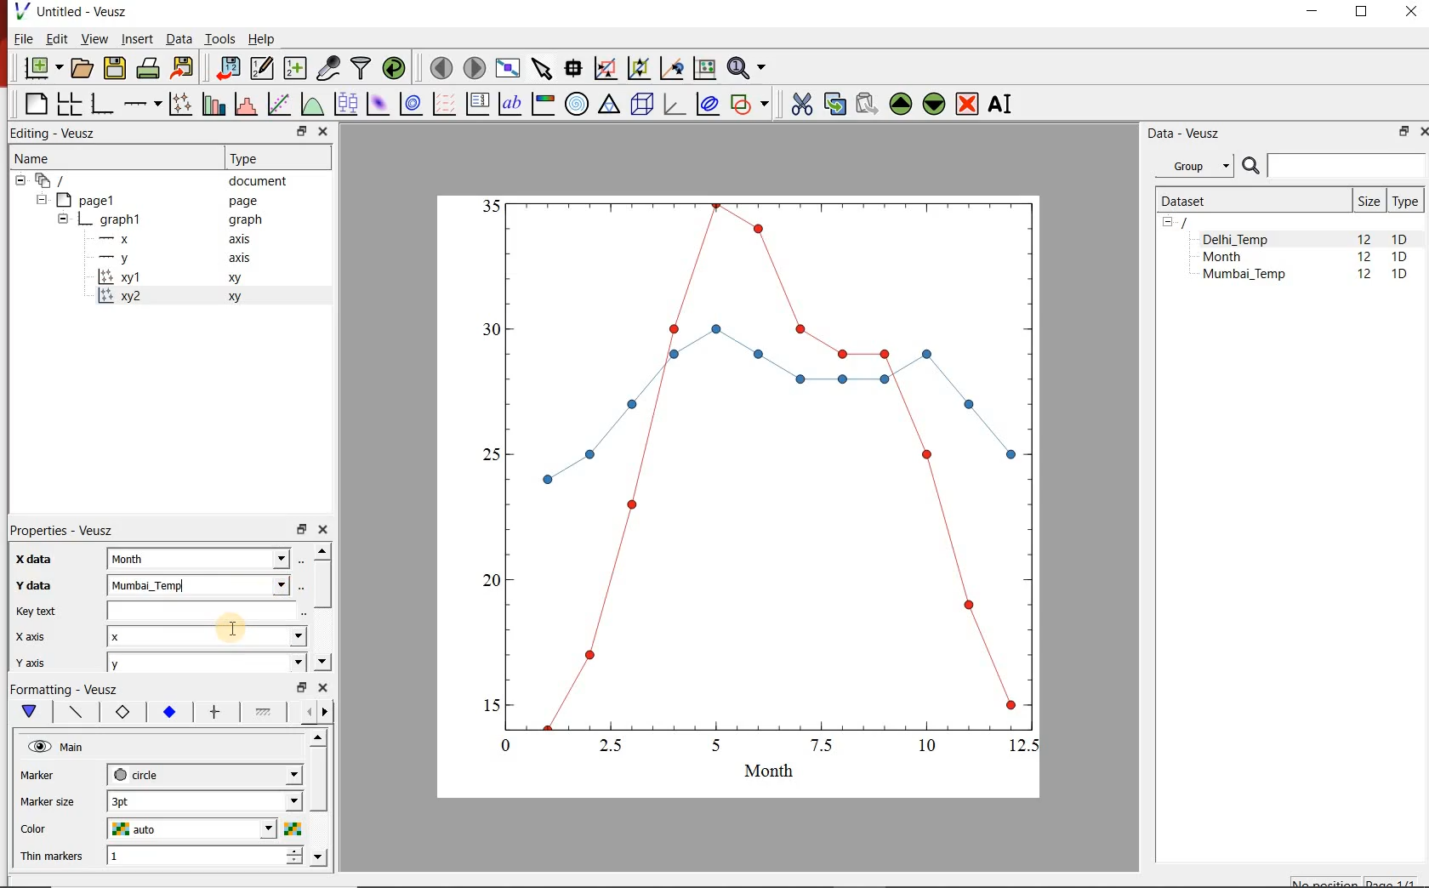 The height and width of the screenshot is (888, 1429). I want to click on Tick labels, so click(168, 709).